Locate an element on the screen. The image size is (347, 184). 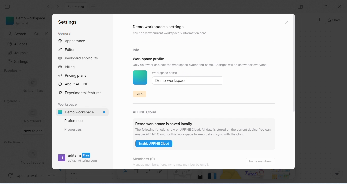
experimental features is located at coordinates (82, 93).